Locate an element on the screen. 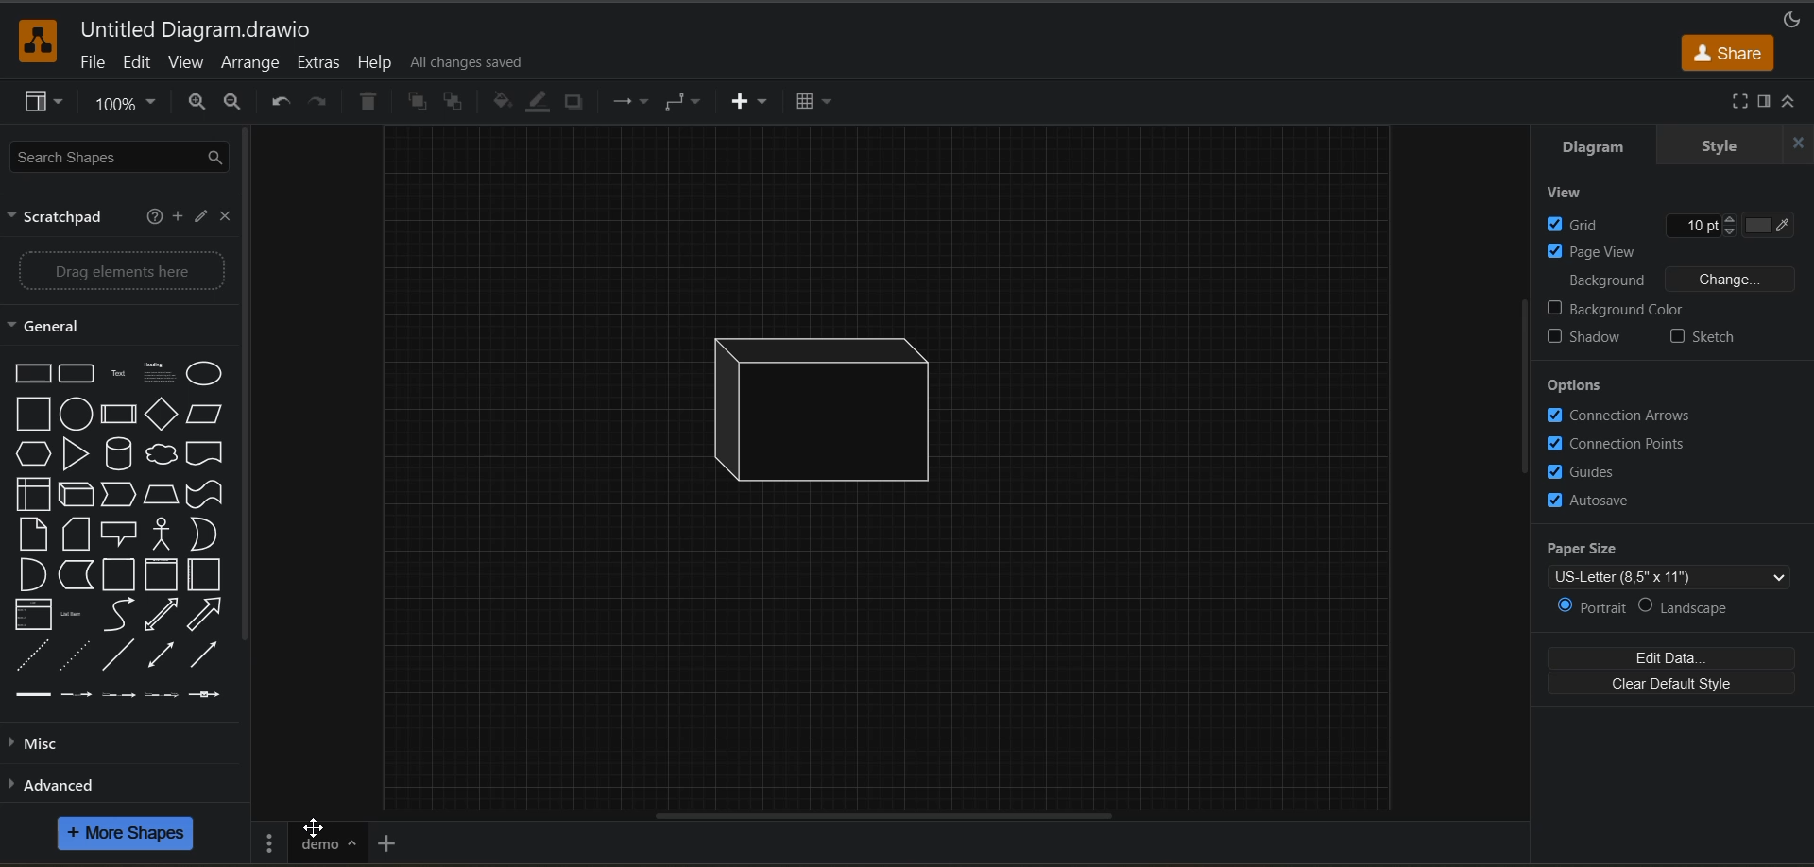  background is located at coordinates (1685, 280).